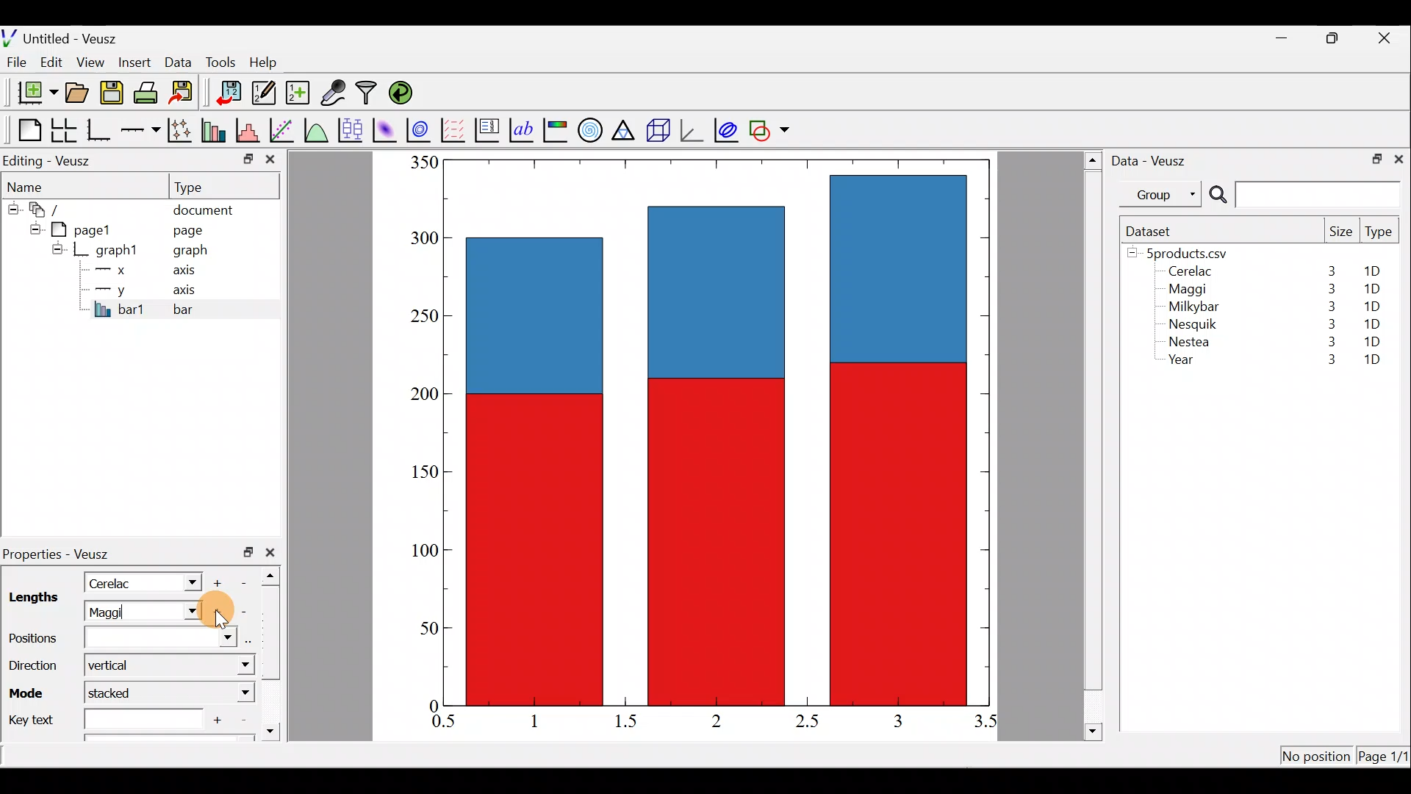 The width and height of the screenshot is (1411, 794). I want to click on 3, so click(1329, 323).